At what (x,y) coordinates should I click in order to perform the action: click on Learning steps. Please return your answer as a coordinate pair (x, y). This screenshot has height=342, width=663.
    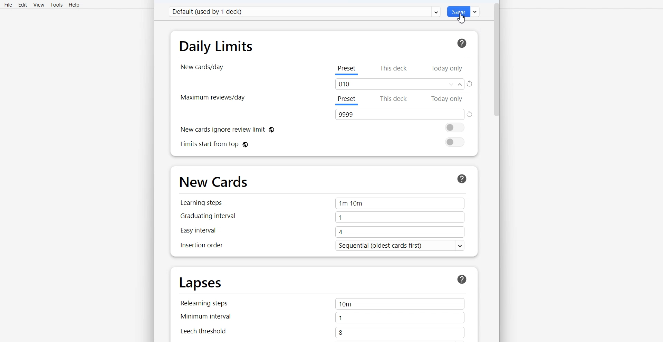
    Looking at the image, I should click on (206, 203).